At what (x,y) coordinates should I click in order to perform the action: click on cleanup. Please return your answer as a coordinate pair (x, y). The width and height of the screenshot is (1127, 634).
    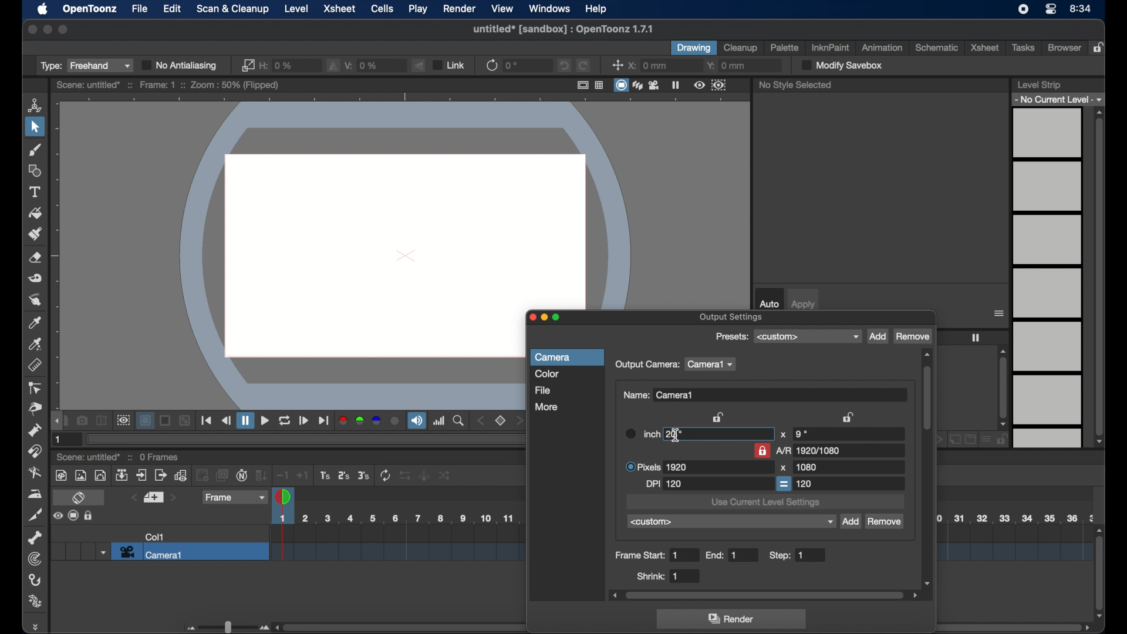
    Looking at the image, I should click on (741, 47).